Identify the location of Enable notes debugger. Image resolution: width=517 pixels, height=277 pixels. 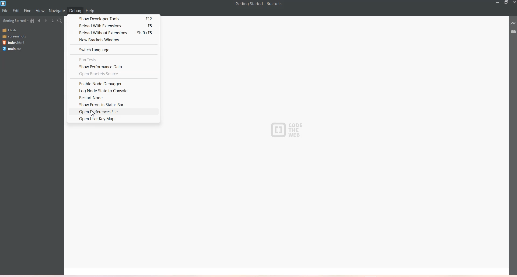
(113, 83).